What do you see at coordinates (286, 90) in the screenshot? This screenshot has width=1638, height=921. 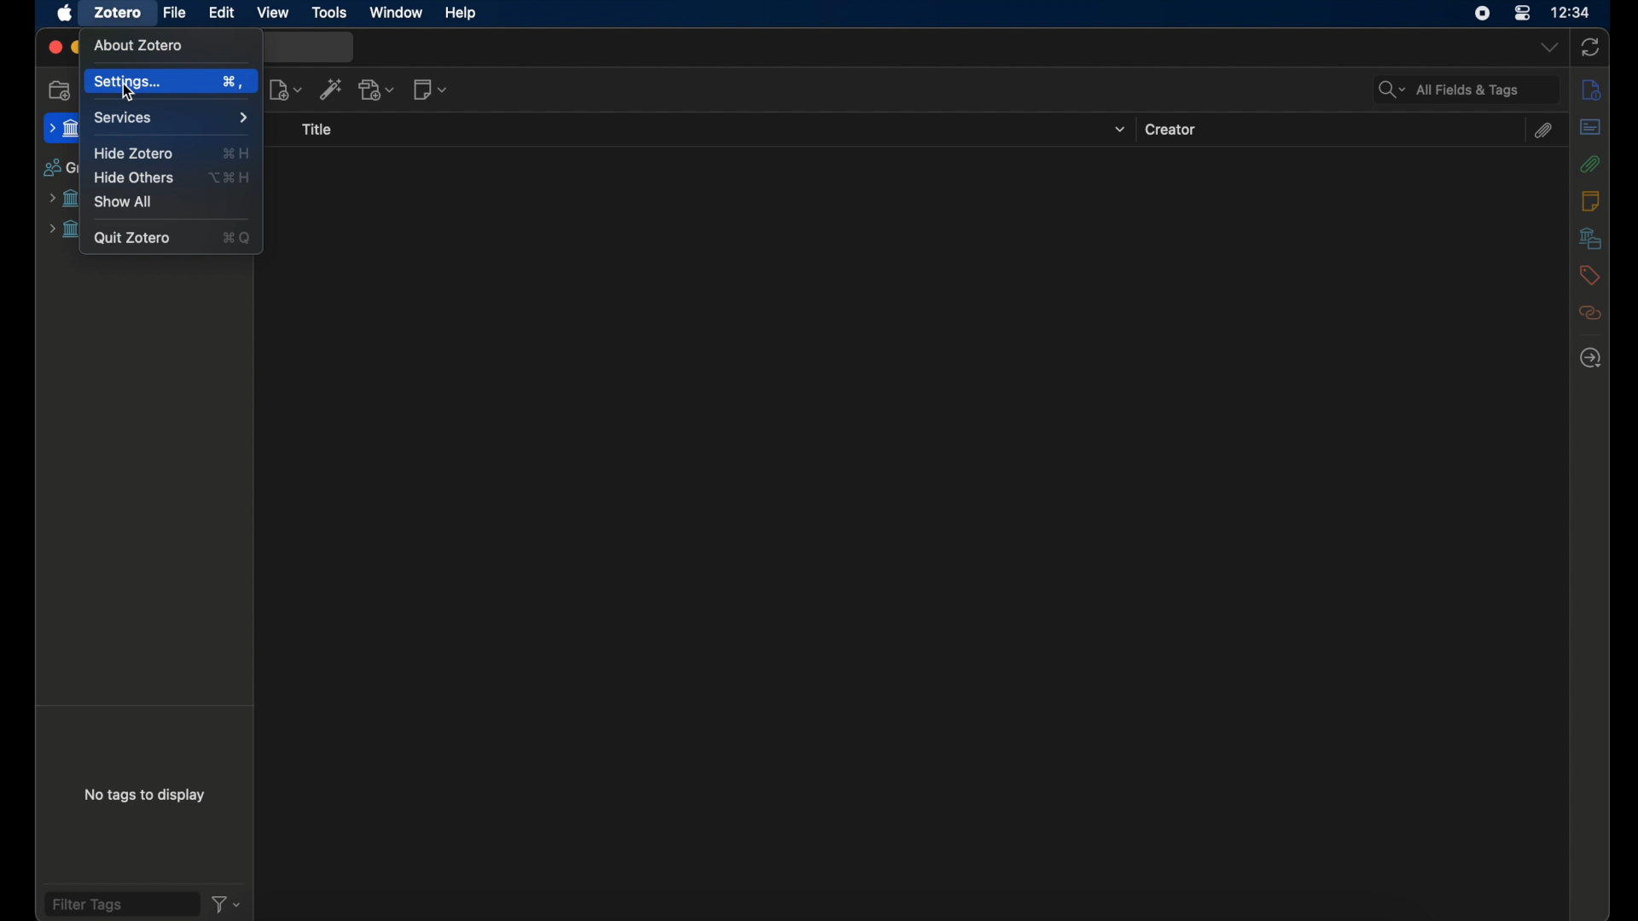 I see `new item` at bounding box center [286, 90].